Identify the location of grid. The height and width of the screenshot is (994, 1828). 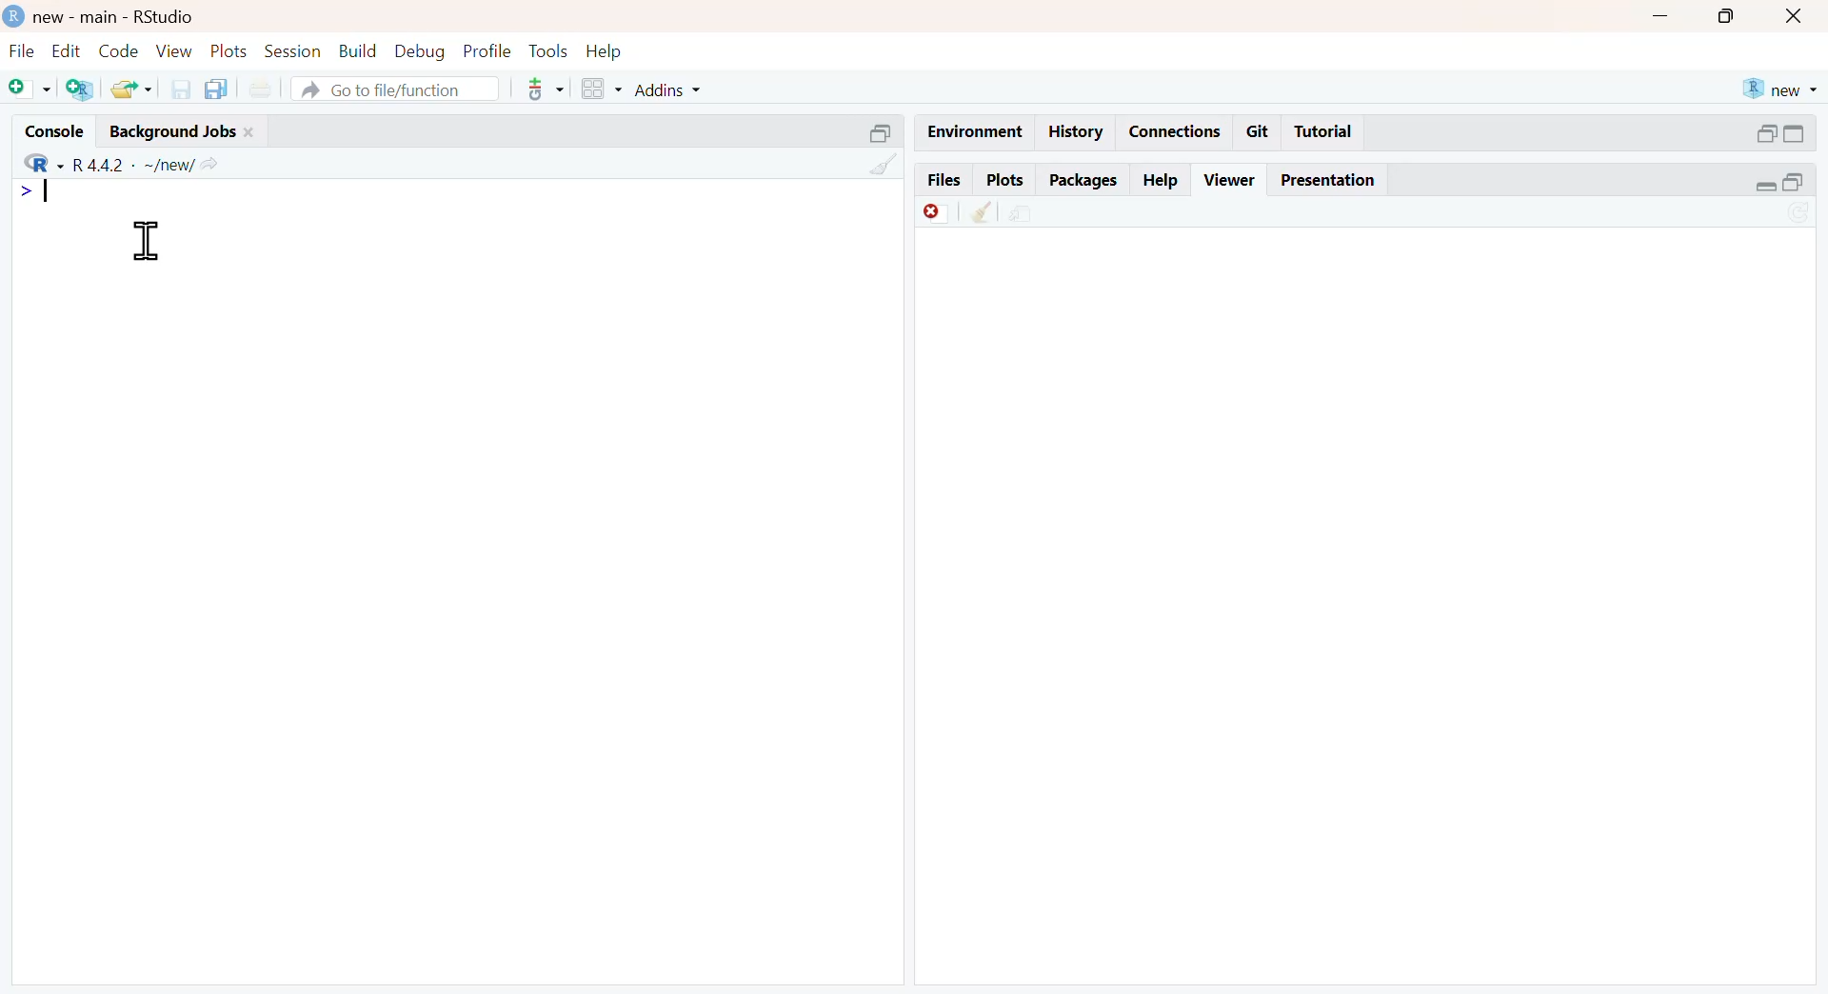
(604, 89).